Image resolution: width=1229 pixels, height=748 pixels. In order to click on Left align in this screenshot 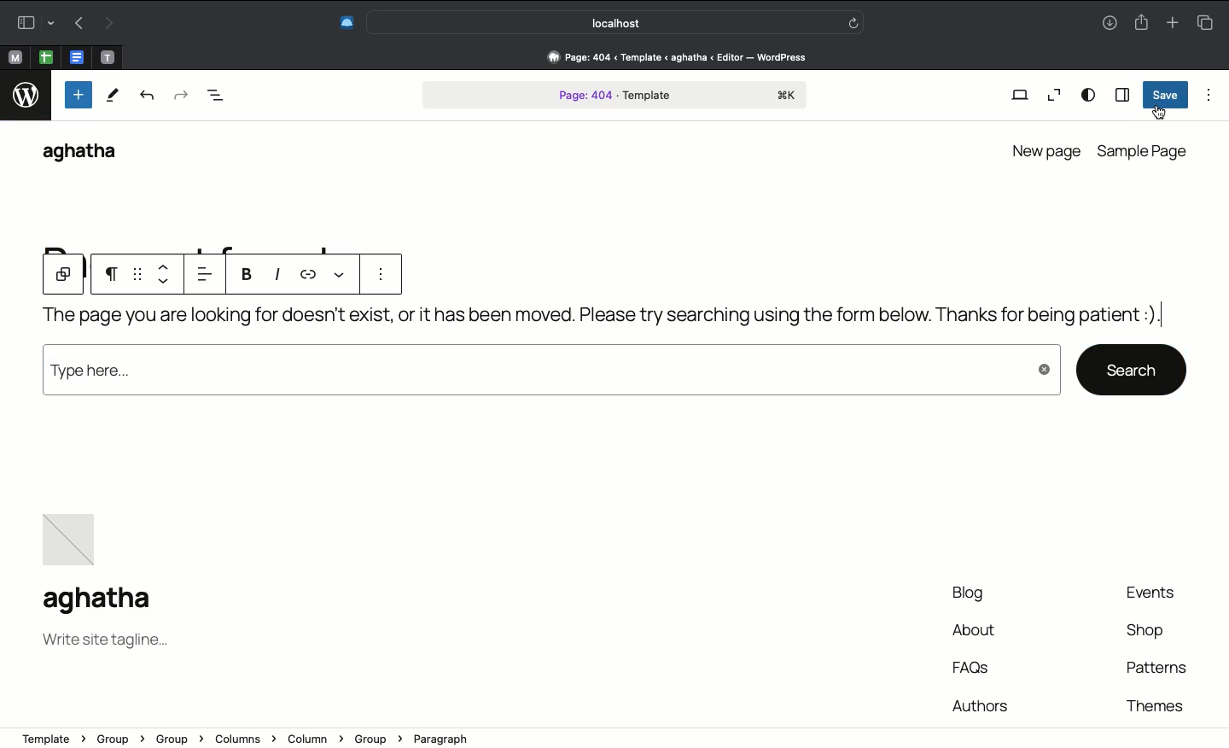, I will do `click(209, 275)`.